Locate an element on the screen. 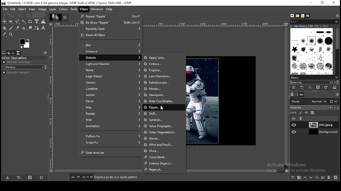 The image size is (341, 191). create a new layer group is located at coordinates (300, 177).